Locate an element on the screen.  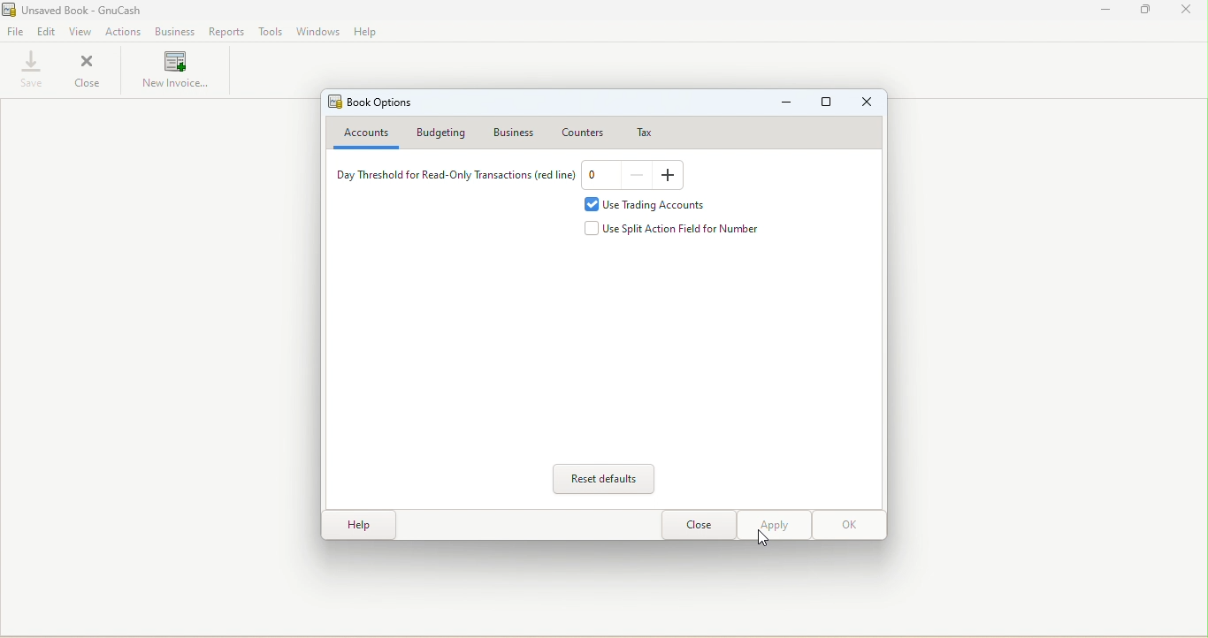
Budgeting is located at coordinates (445, 133).